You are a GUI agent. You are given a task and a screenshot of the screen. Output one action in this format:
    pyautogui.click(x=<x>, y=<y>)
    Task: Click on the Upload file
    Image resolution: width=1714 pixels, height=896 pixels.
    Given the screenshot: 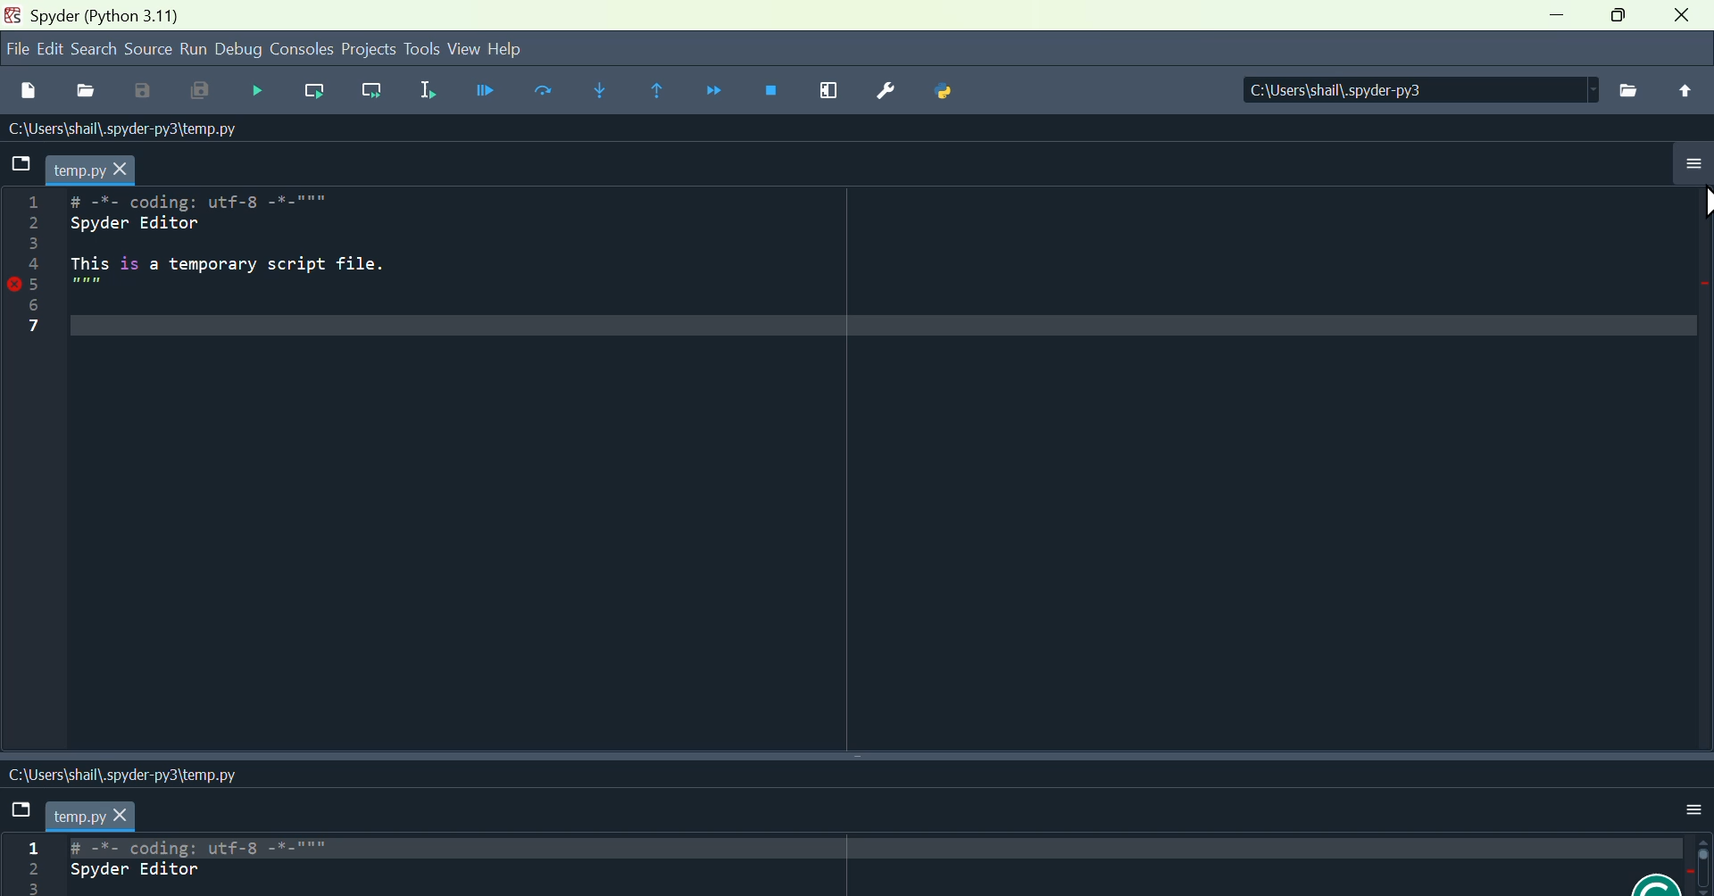 What is the action you would take?
    pyautogui.click(x=1682, y=95)
    